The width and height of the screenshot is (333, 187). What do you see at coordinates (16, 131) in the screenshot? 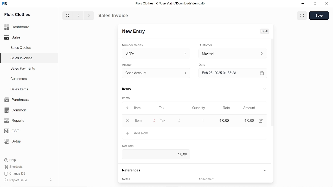
I see `GST` at bounding box center [16, 131].